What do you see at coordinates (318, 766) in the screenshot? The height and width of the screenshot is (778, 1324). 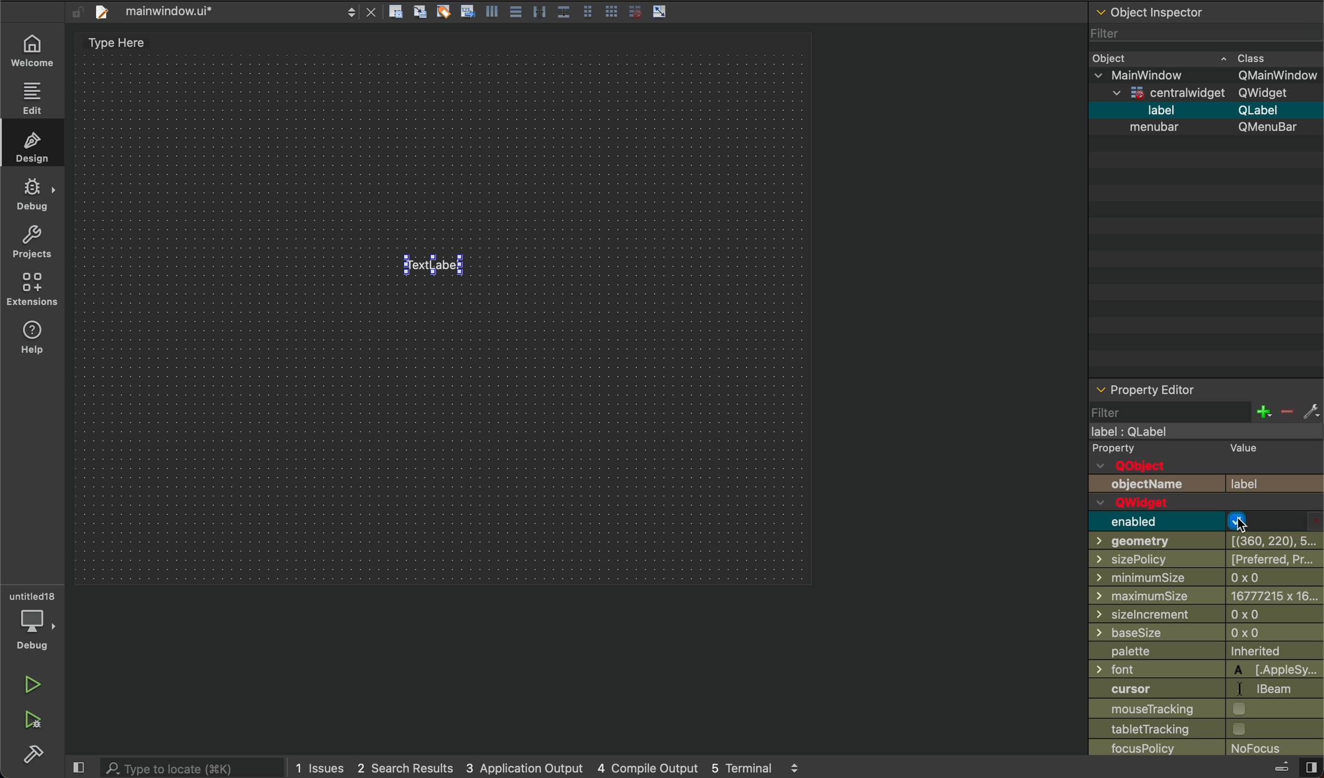 I see `1 issues` at bounding box center [318, 766].